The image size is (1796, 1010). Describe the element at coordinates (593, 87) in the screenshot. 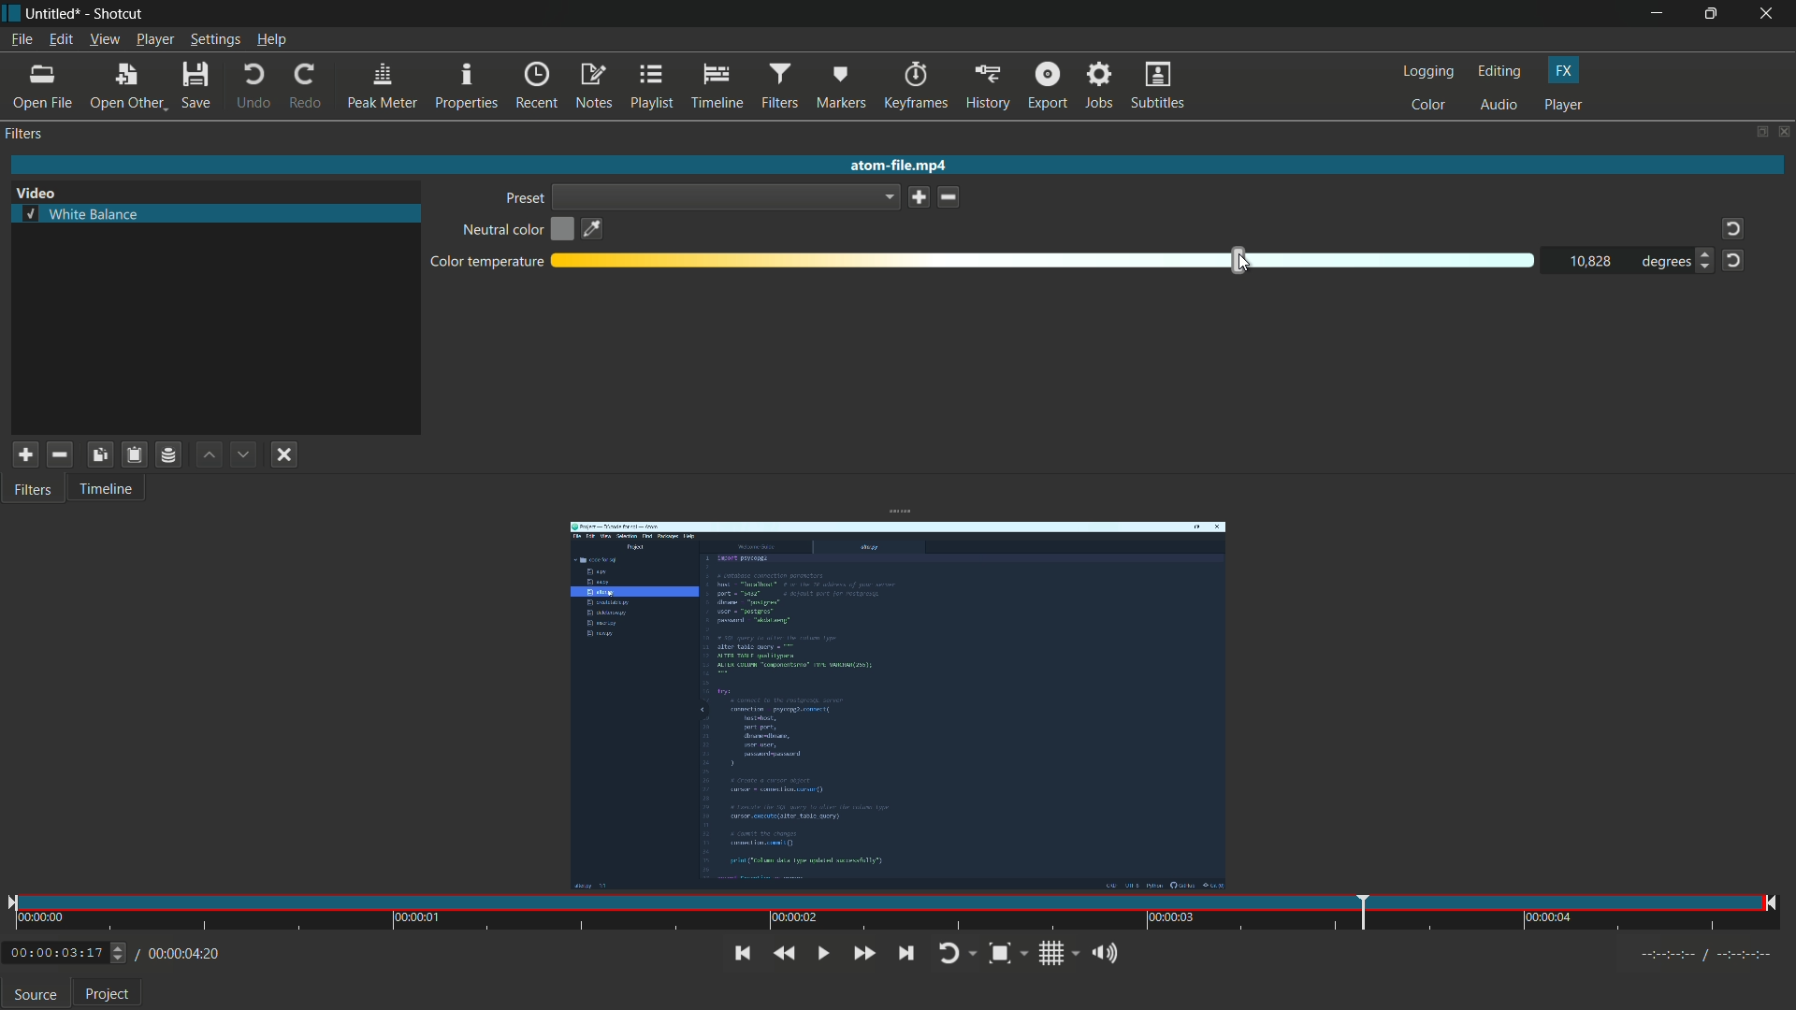

I see `notes` at that location.